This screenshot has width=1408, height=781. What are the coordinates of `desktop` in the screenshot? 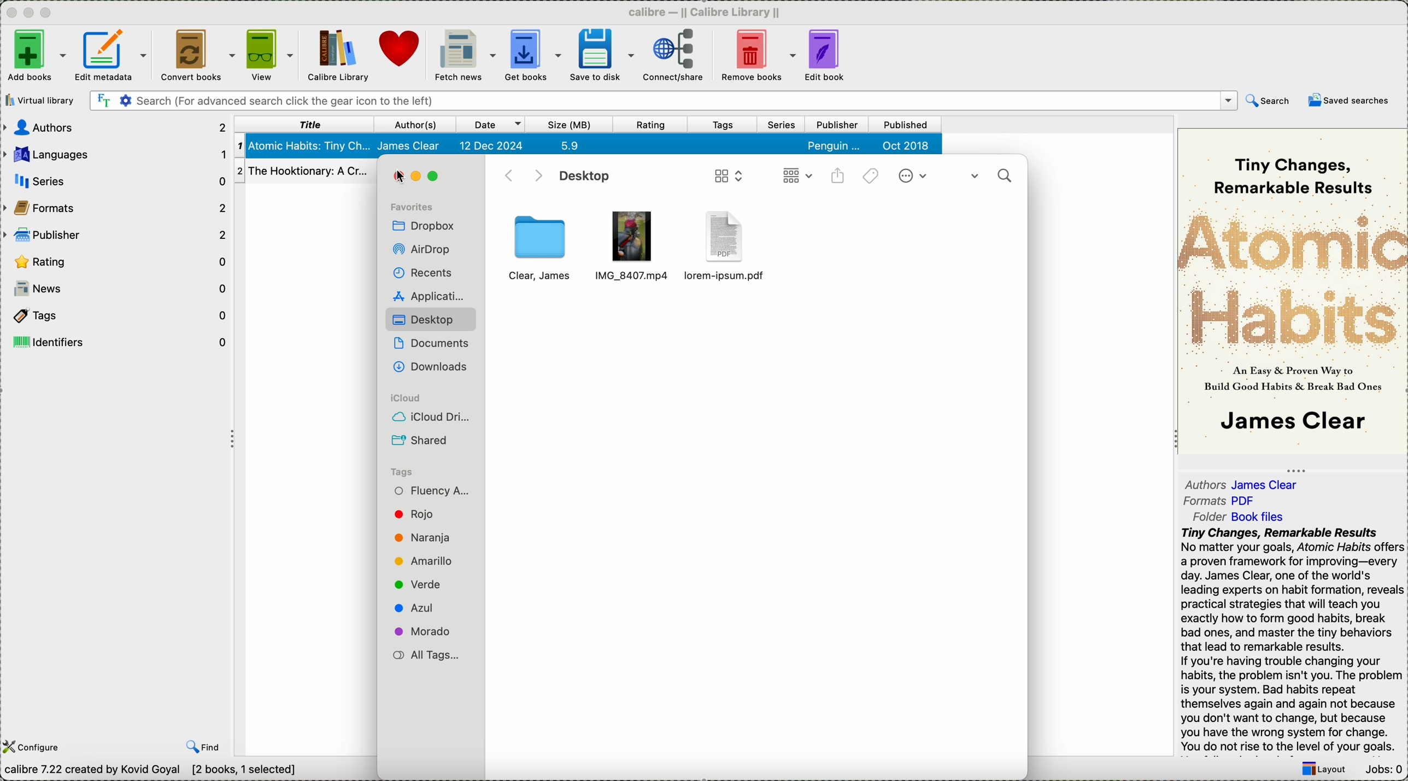 It's located at (426, 317).